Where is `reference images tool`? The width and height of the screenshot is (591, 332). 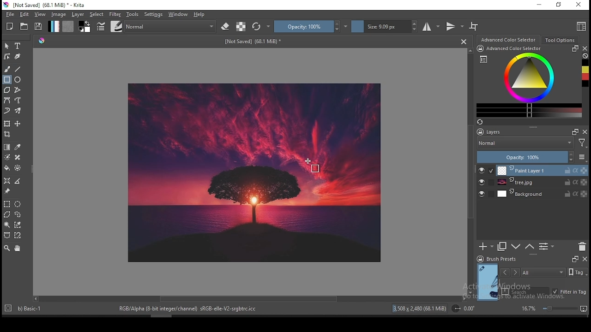
reference images tool is located at coordinates (7, 191).